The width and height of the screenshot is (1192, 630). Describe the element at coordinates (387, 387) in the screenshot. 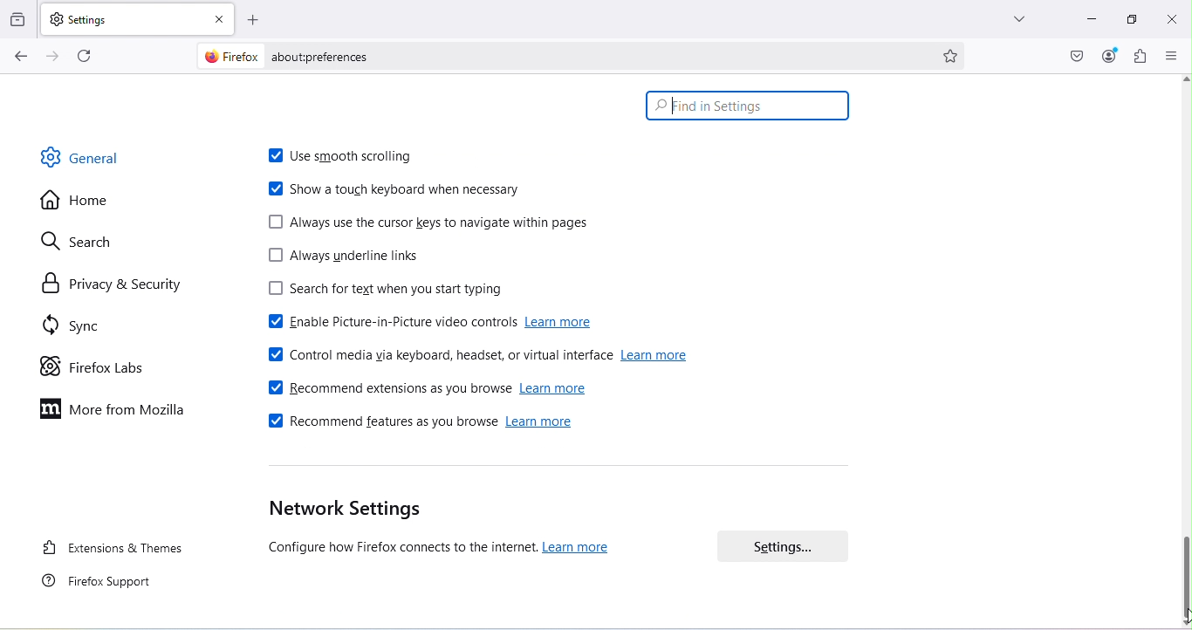

I see `Recommend extensions as you browse` at that location.